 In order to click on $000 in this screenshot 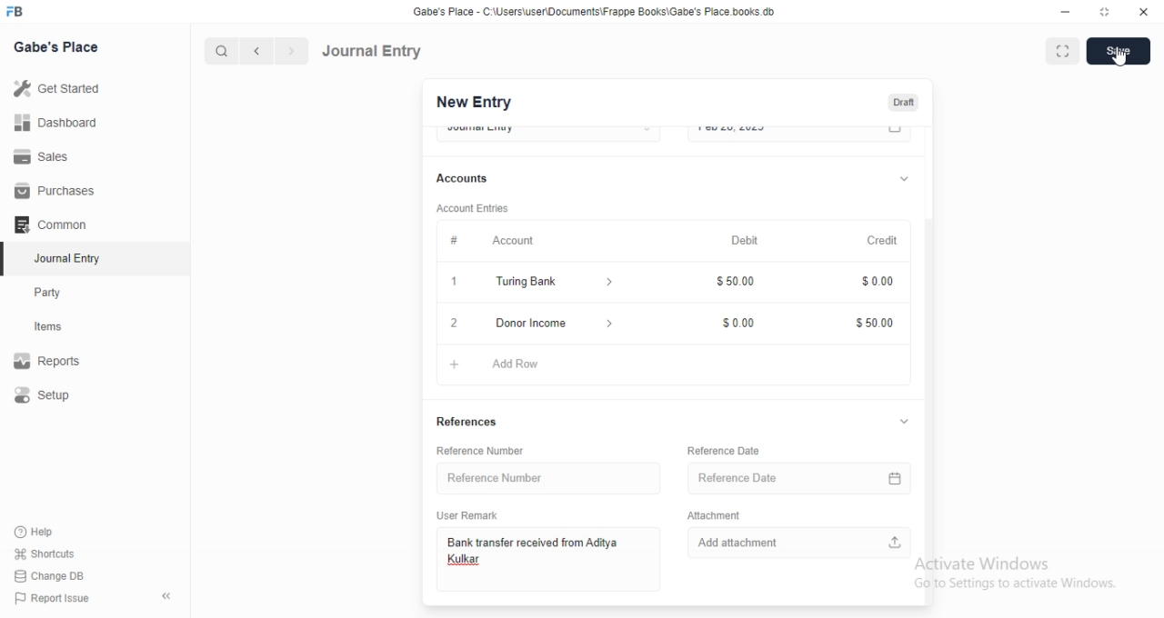, I will do `click(740, 319)`.